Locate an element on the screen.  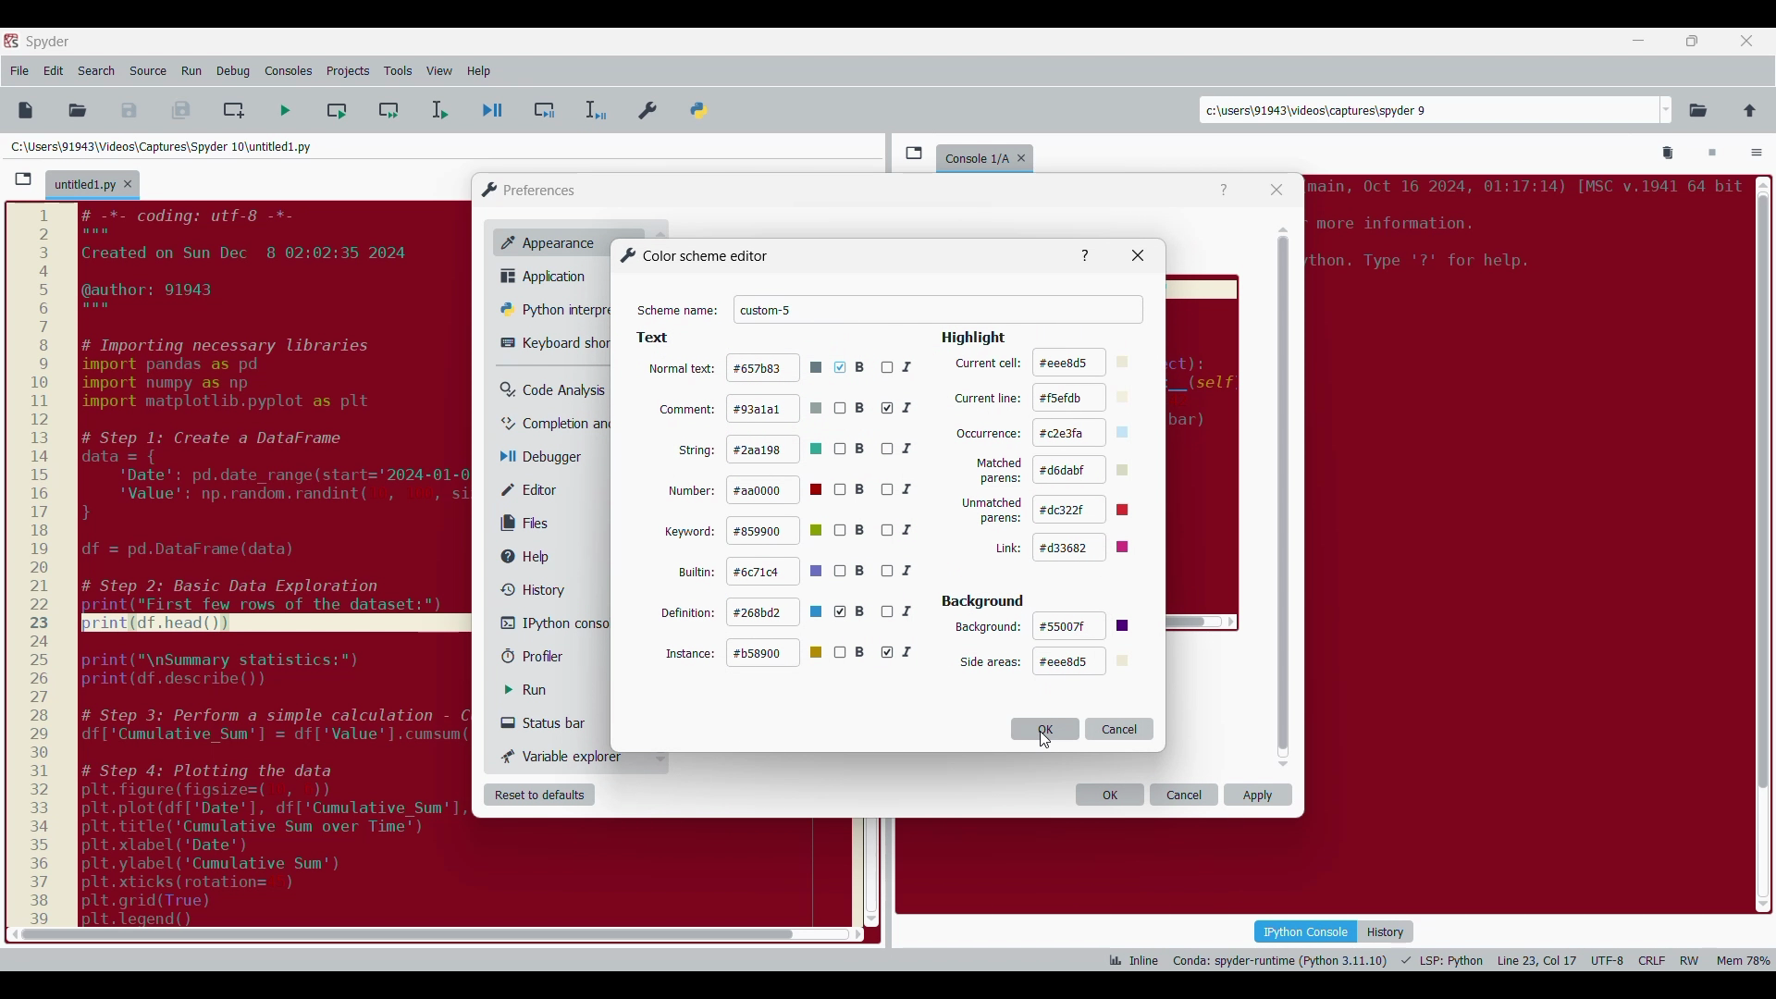
comment is located at coordinates (686, 409).